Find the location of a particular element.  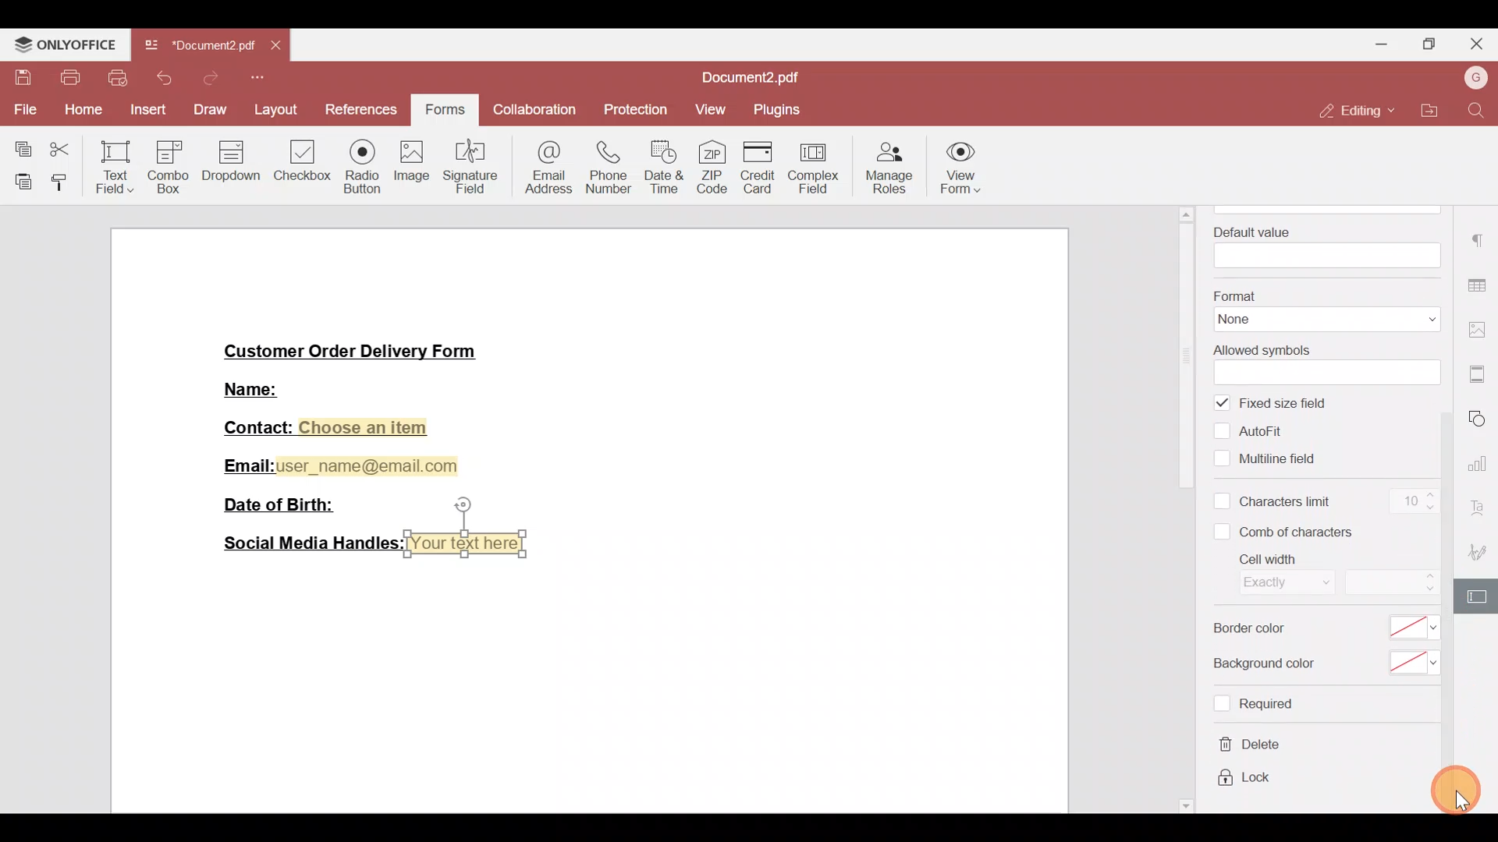

Table settings is located at coordinates (1479, 283).